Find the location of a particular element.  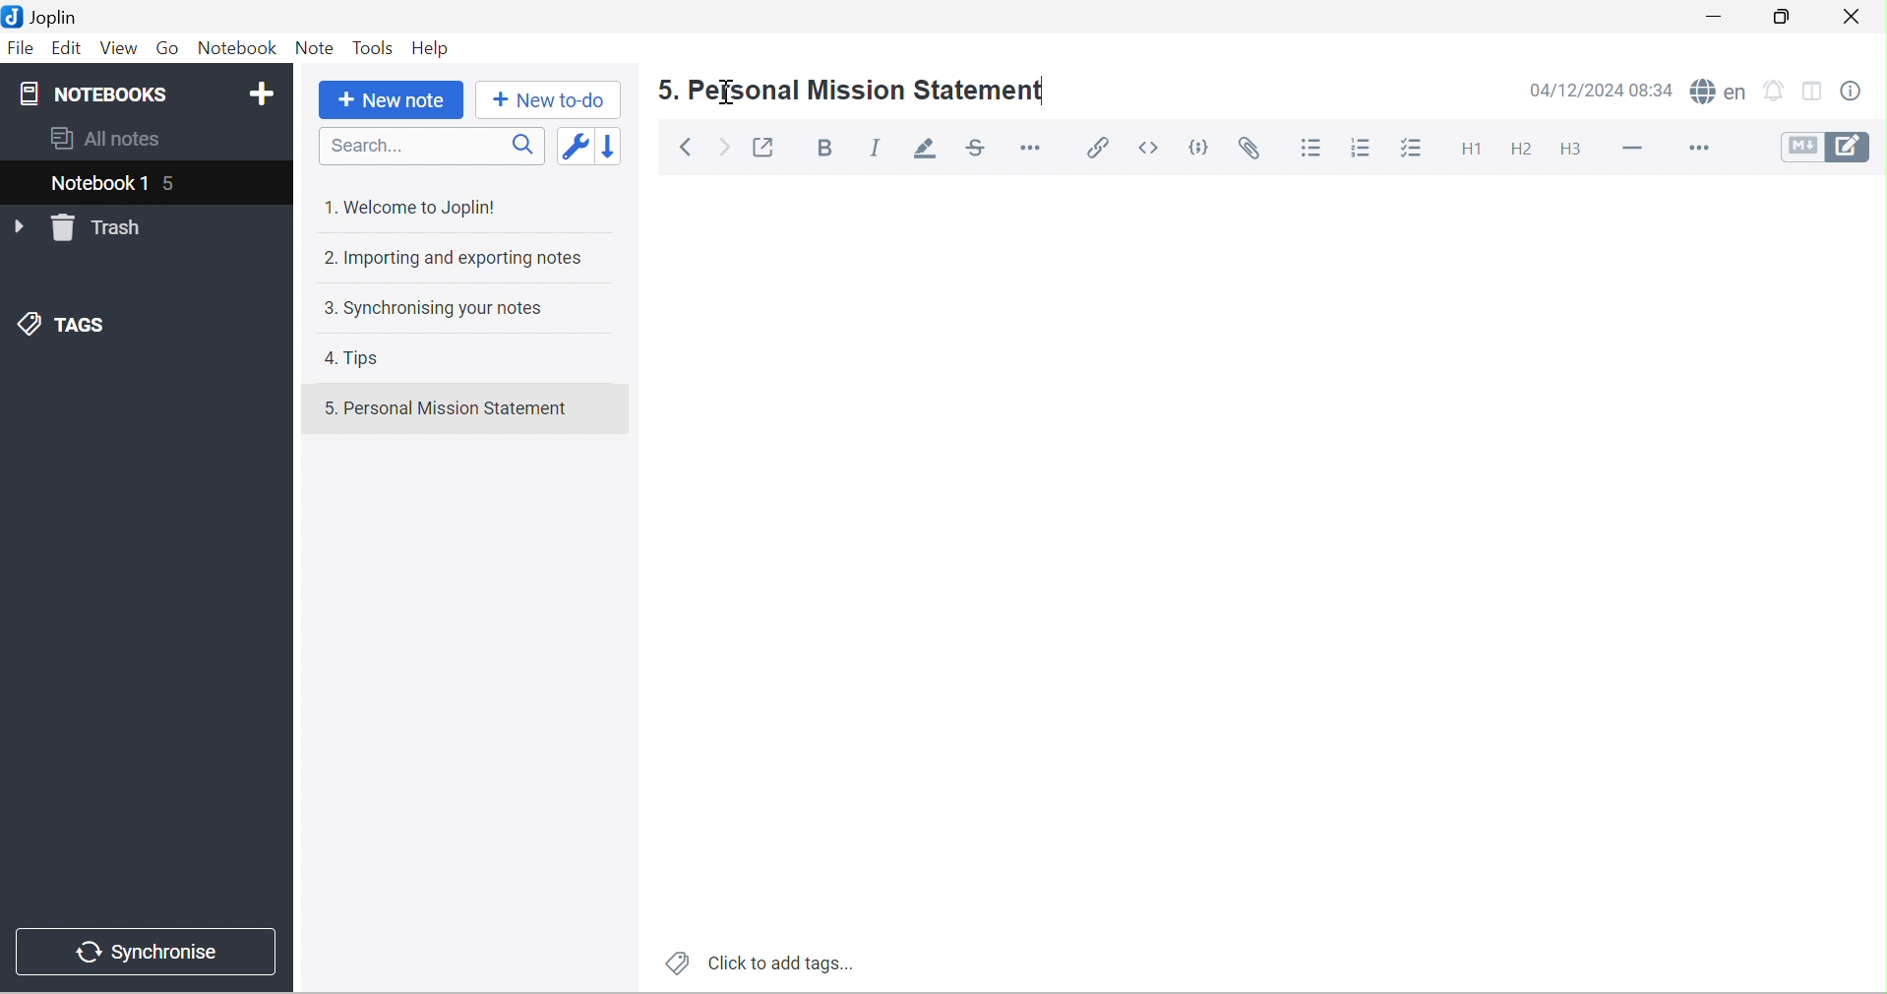

Spell checker is located at coordinates (1716, 91).